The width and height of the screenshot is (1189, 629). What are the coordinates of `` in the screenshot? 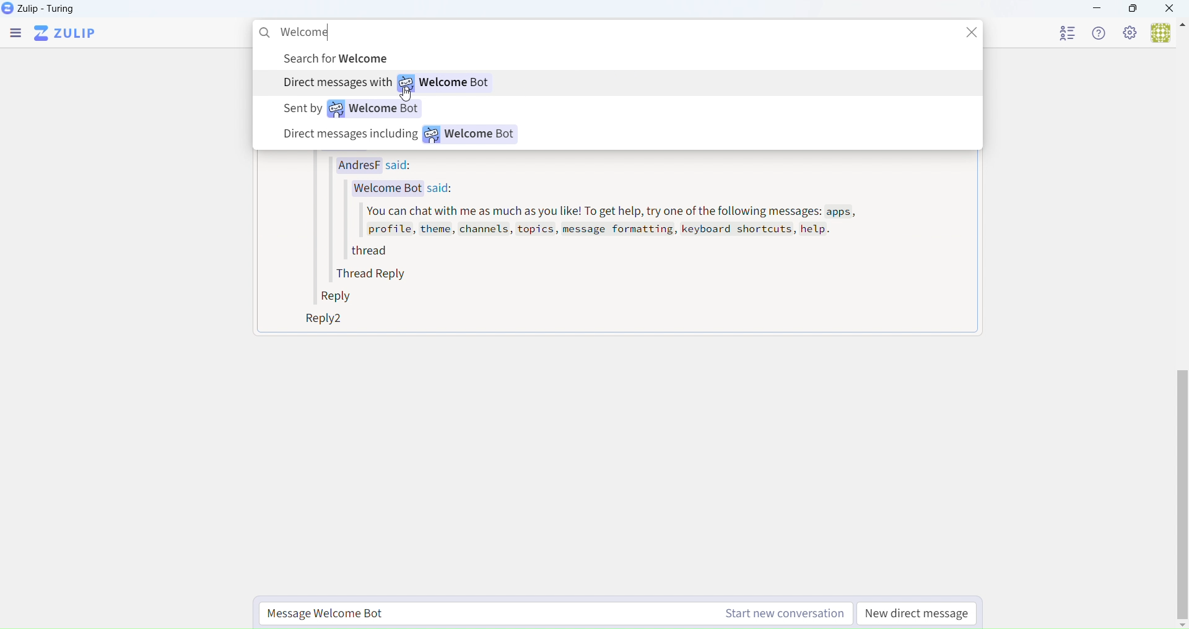 It's located at (1093, 8).